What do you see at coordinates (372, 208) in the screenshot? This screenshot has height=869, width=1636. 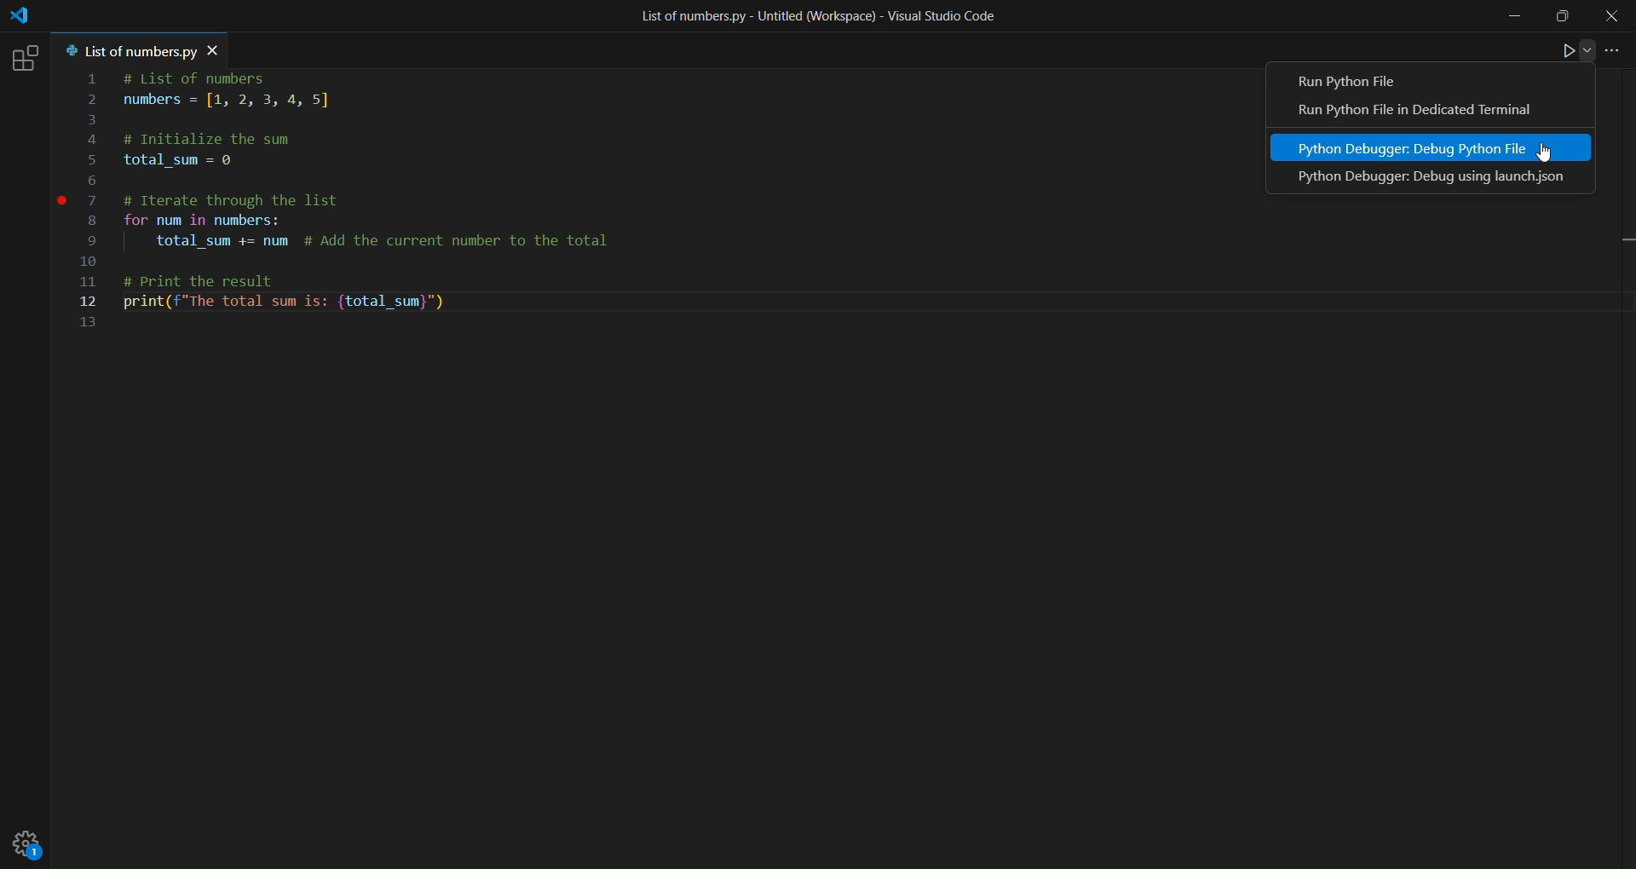 I see `code` at bounding box center [372, 208].